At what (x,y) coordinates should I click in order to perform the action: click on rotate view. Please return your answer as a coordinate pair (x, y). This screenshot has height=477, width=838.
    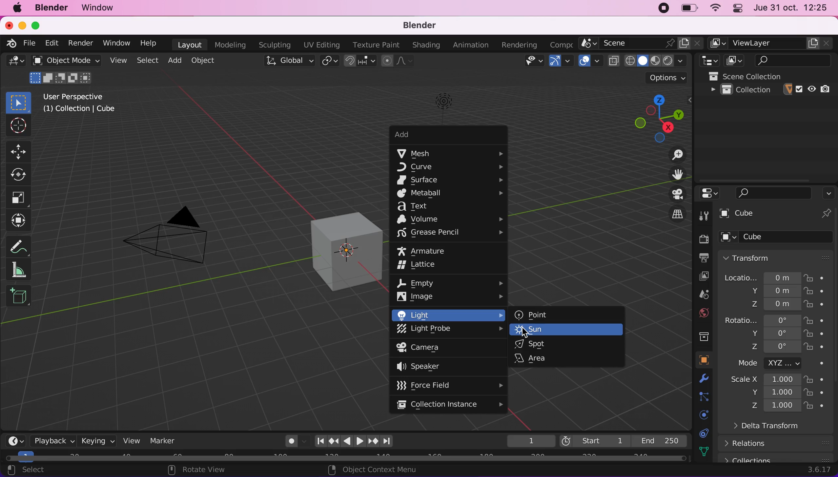
    Looking at the image, I should click on (207, 470).